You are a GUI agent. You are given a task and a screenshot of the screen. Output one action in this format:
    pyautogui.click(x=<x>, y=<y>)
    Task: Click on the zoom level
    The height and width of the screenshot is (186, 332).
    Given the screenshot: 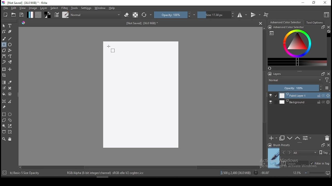 What is the action you would take?
    pyautogui.click(x=311, y=173)
    